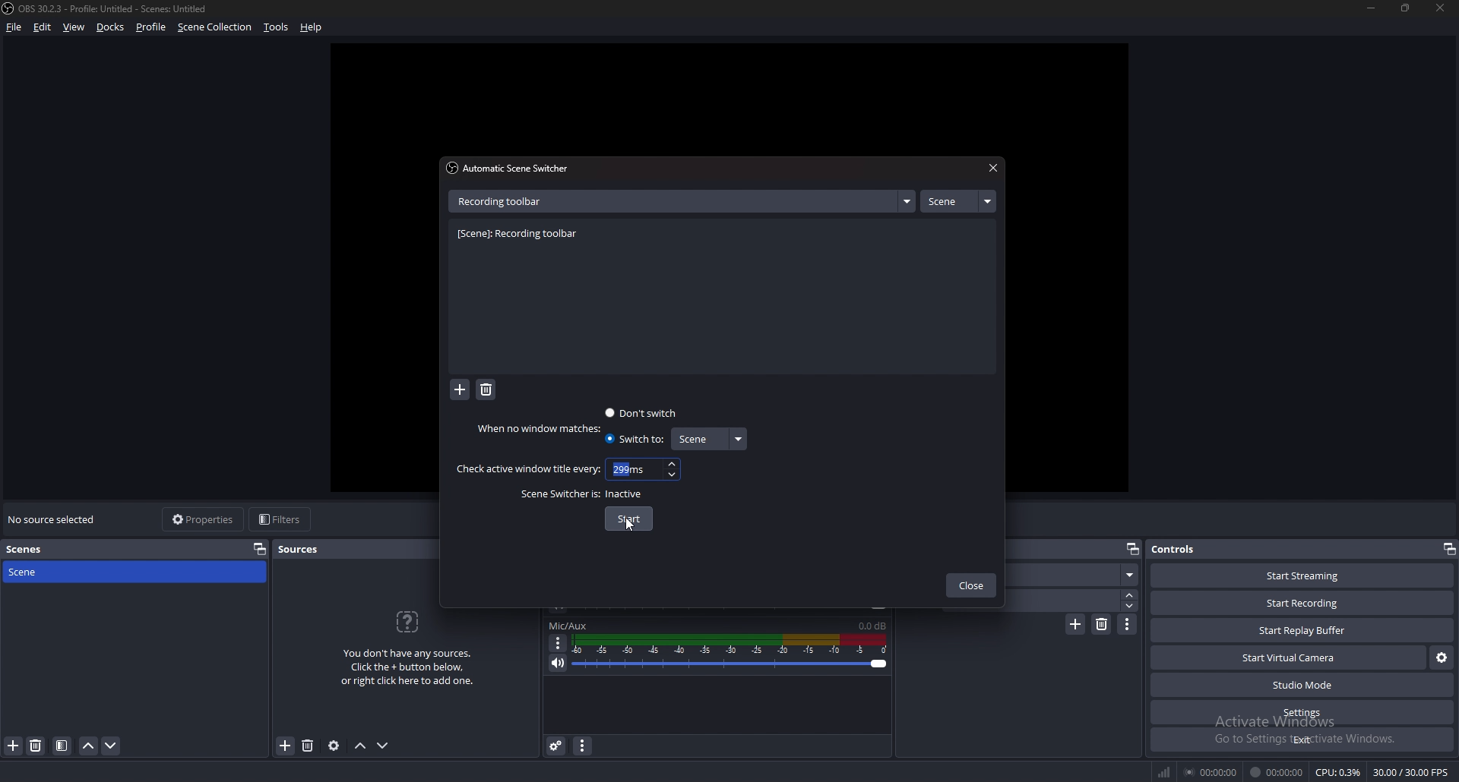  Describe the element at coordinates (582, 745) in the screenshot. I see `audio mixer menu` at that location.